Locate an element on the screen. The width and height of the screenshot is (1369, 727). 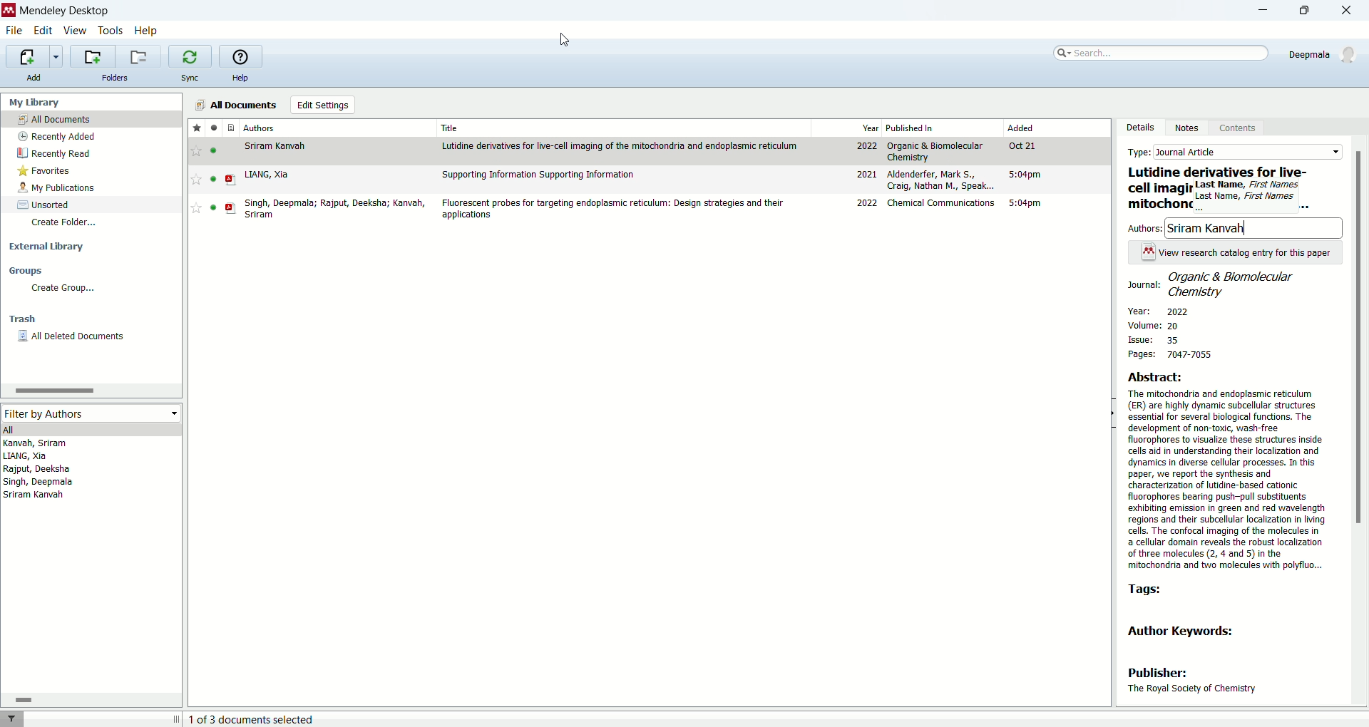
. Organic & Biomolecular
Journal: Cy mitry is located at coordinates (1213, 284).